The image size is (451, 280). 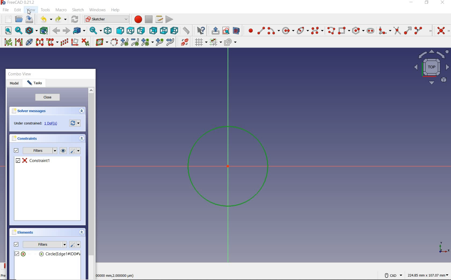 I want to click on configure rendering order, so click(x=231, y=42).